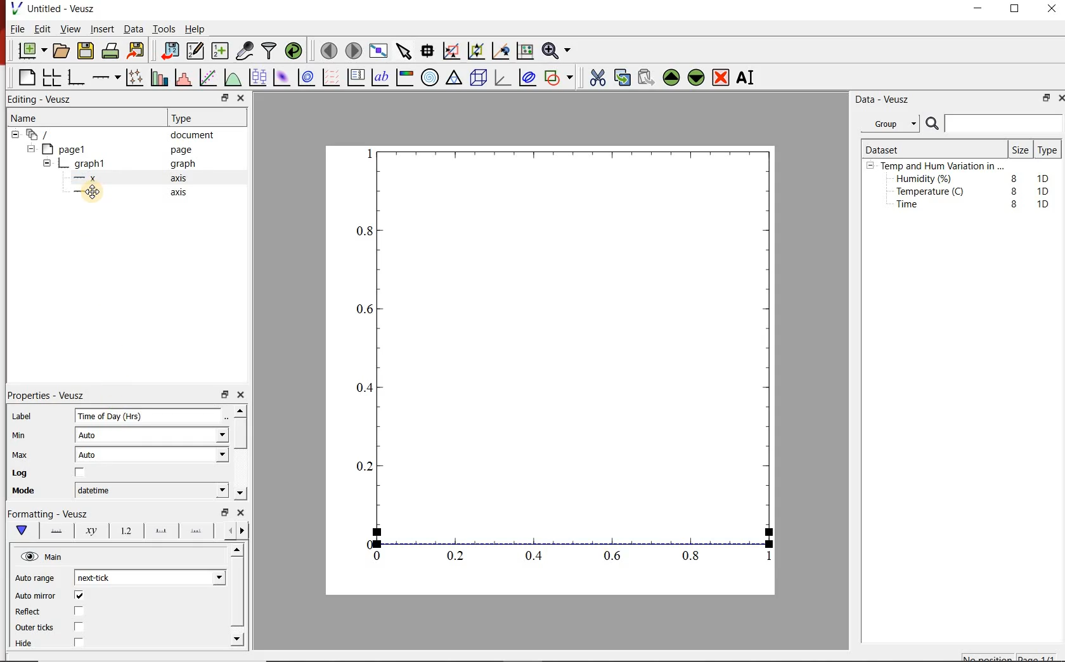  I want to click on Edit text, so click(229, 415).